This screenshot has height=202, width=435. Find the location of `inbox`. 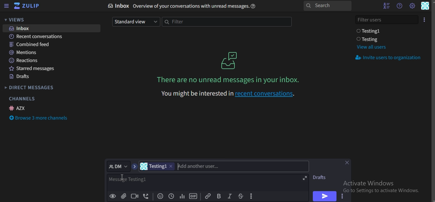

inbox is located at coordinates (21, 28).